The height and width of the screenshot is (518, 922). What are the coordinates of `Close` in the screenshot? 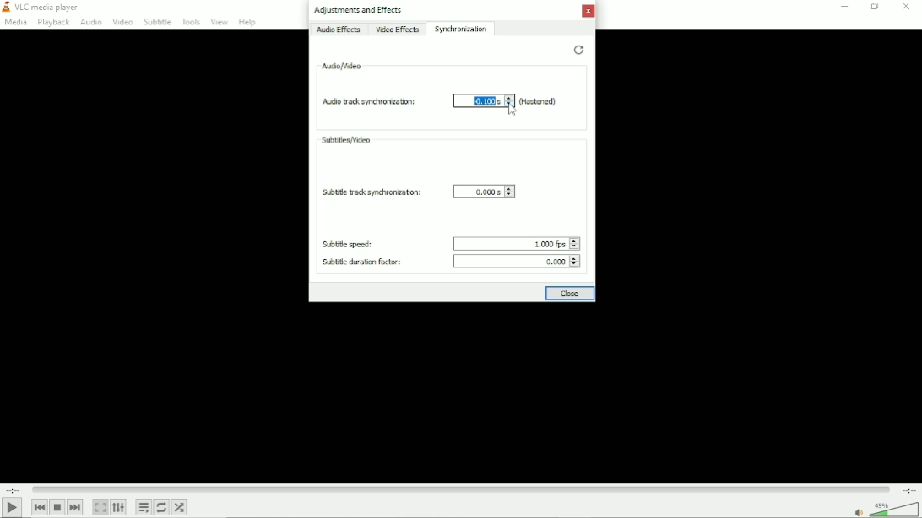 It's located at (569, 294).